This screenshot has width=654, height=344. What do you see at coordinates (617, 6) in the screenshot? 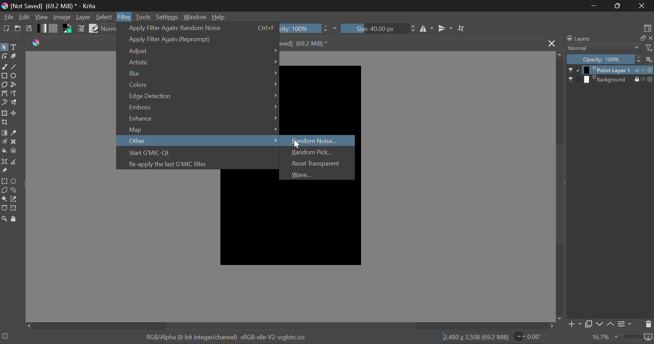
I see `Minimize` at bounding box center [617, 6].